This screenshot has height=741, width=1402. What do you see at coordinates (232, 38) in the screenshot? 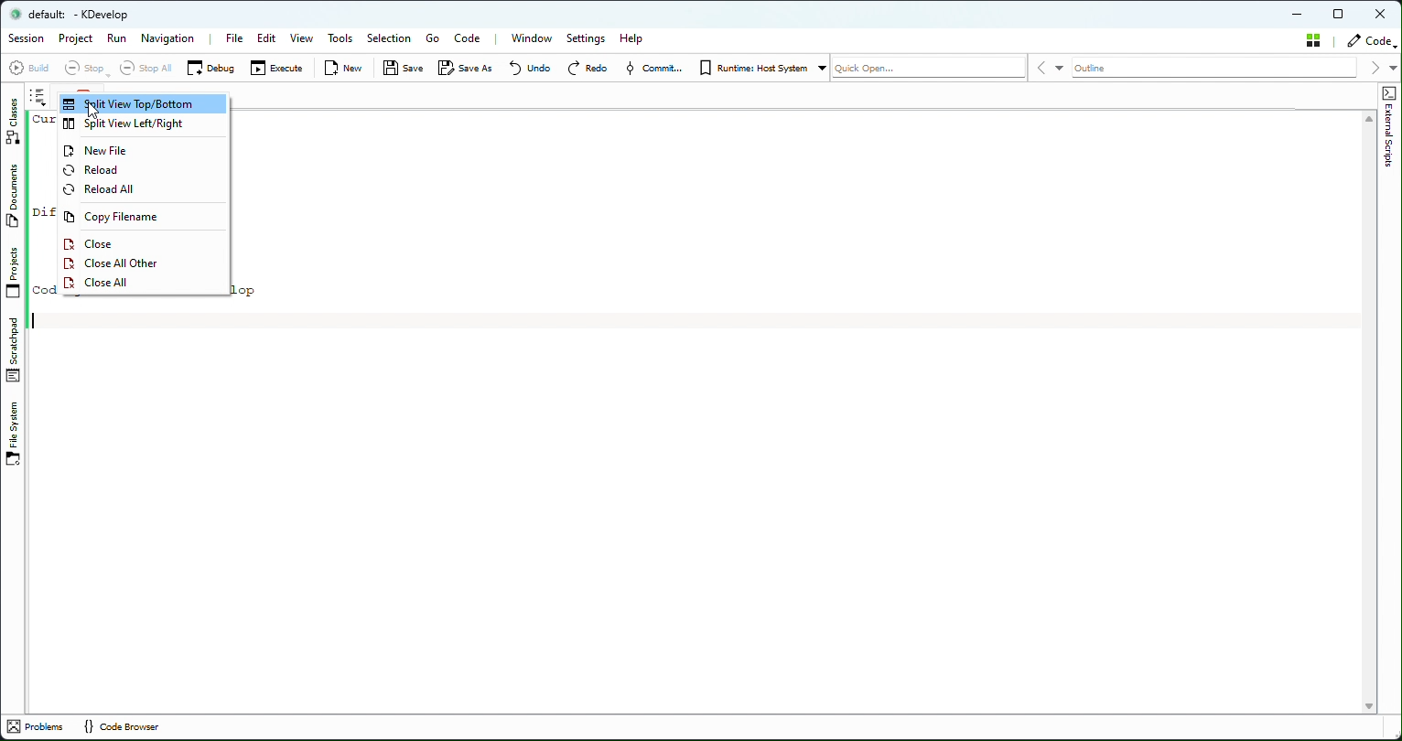
I see `File` at bounding box center [232, 38].